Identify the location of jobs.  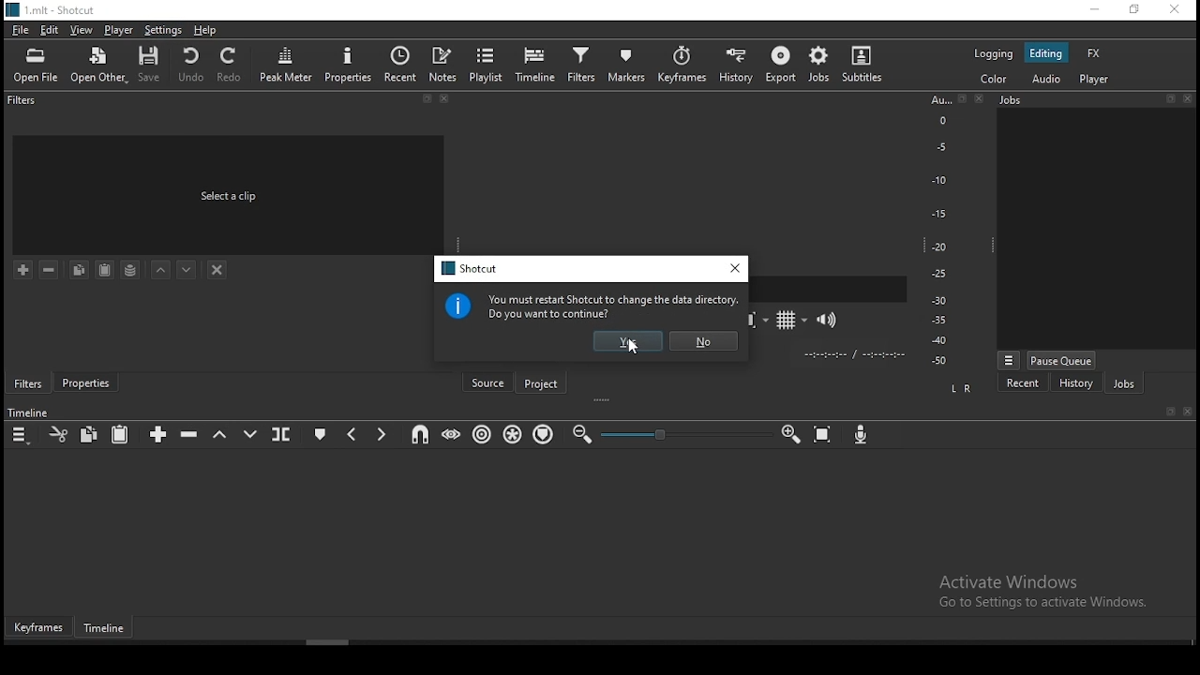
(817, 65).